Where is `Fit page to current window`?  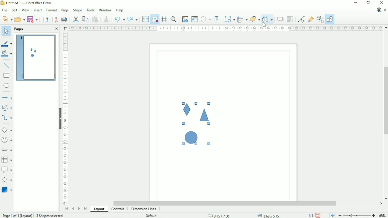 Fit page to current window is located at coordinates (332, 215).